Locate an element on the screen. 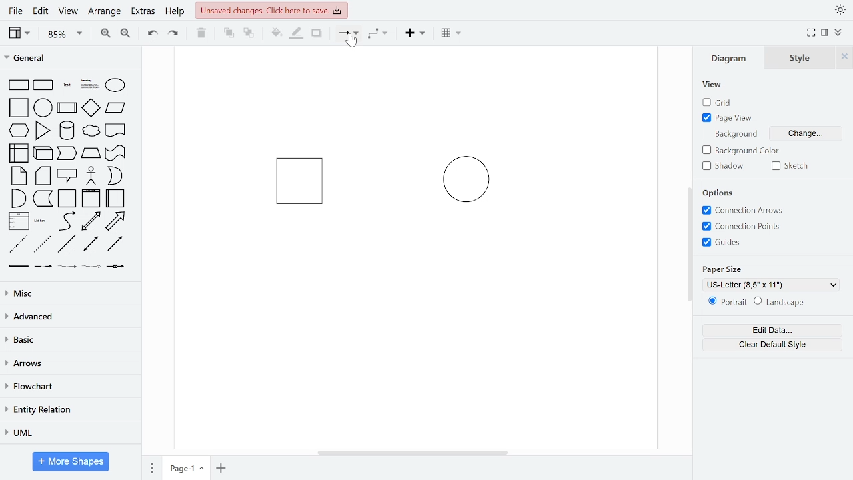 The height and width of the screenshot is (480, 853). text box is located at coordinates (91, 86).